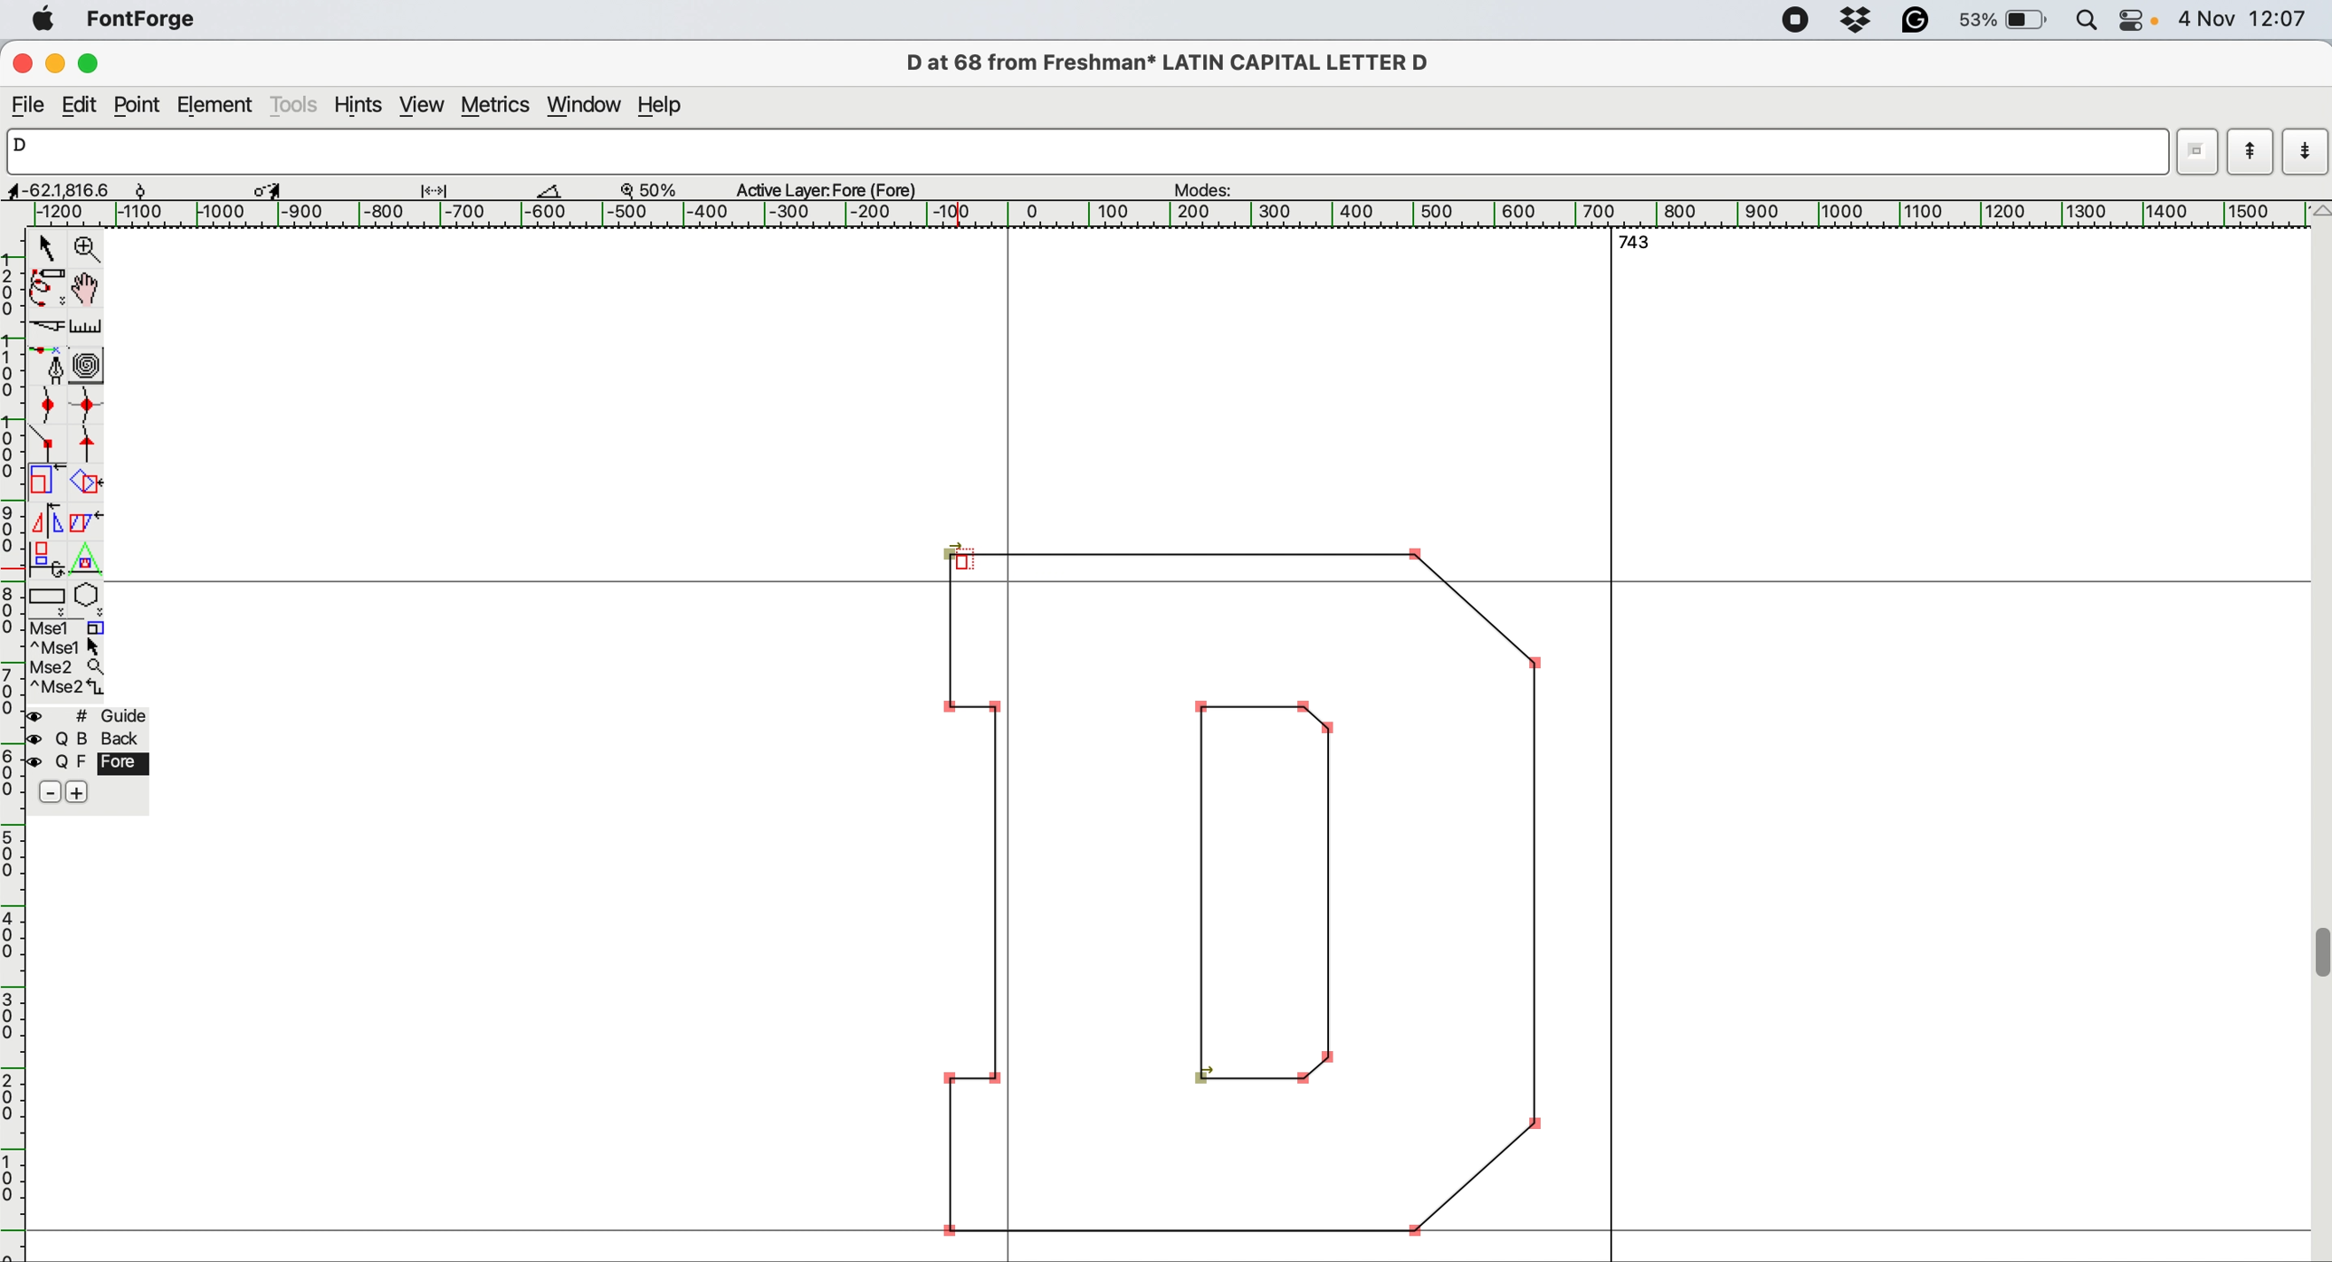 The width and height of the screenshot is (2332, 1262). What do you see at coordinates (1215, 190) in the screenshot?
I see `modes` at bounding box center [1215, 190].